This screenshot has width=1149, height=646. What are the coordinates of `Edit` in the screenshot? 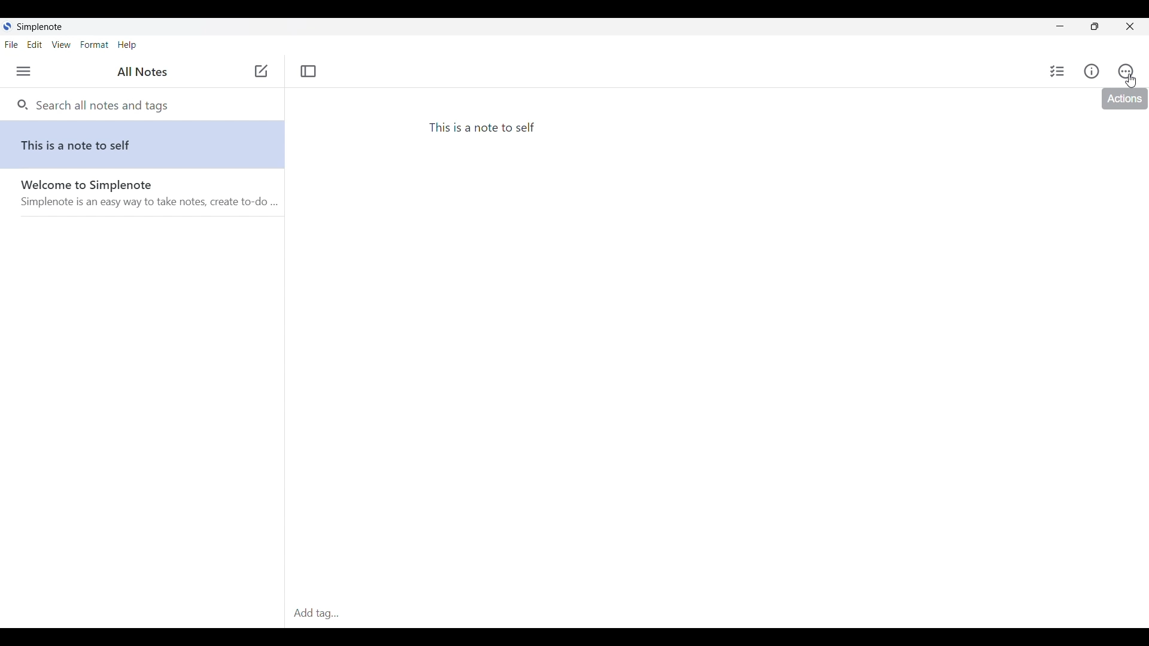 It's located at (34, 44).